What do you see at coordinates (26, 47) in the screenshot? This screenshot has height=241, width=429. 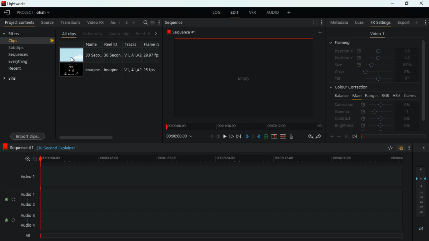 I see `subclips` at bounding box center [26, 47].